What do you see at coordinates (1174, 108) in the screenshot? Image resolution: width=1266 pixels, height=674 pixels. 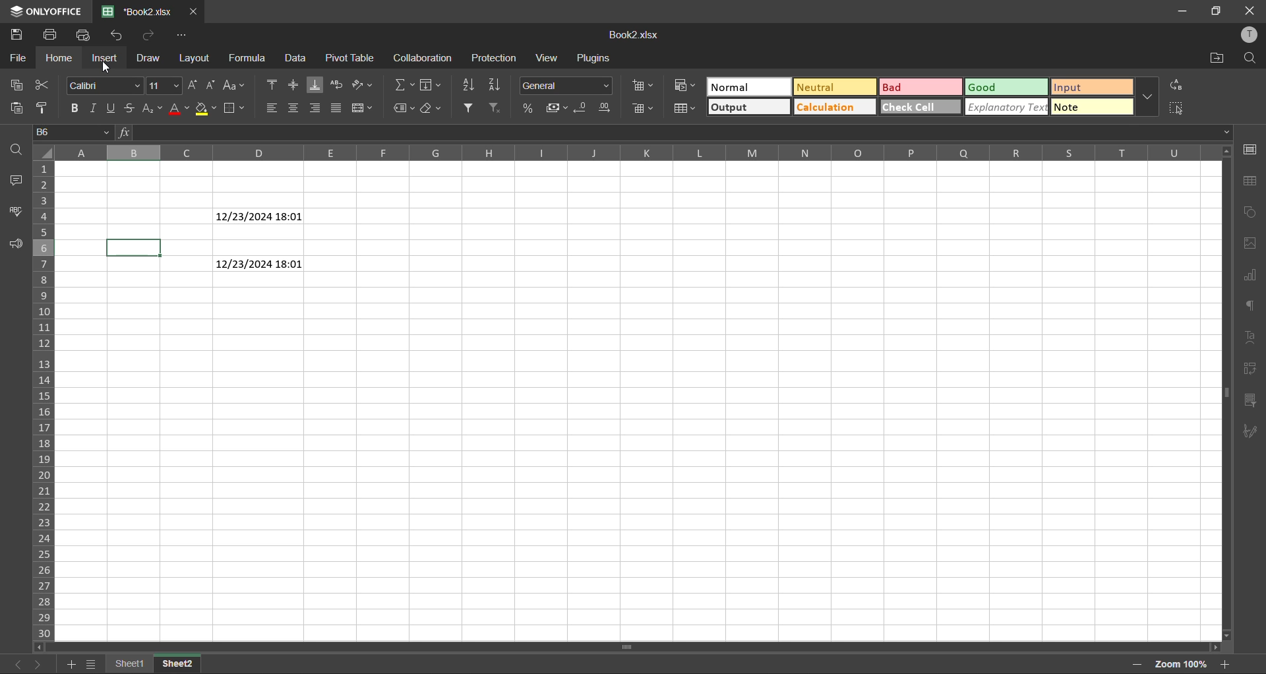 I see `select cells` at bounding box center [1174, 108].